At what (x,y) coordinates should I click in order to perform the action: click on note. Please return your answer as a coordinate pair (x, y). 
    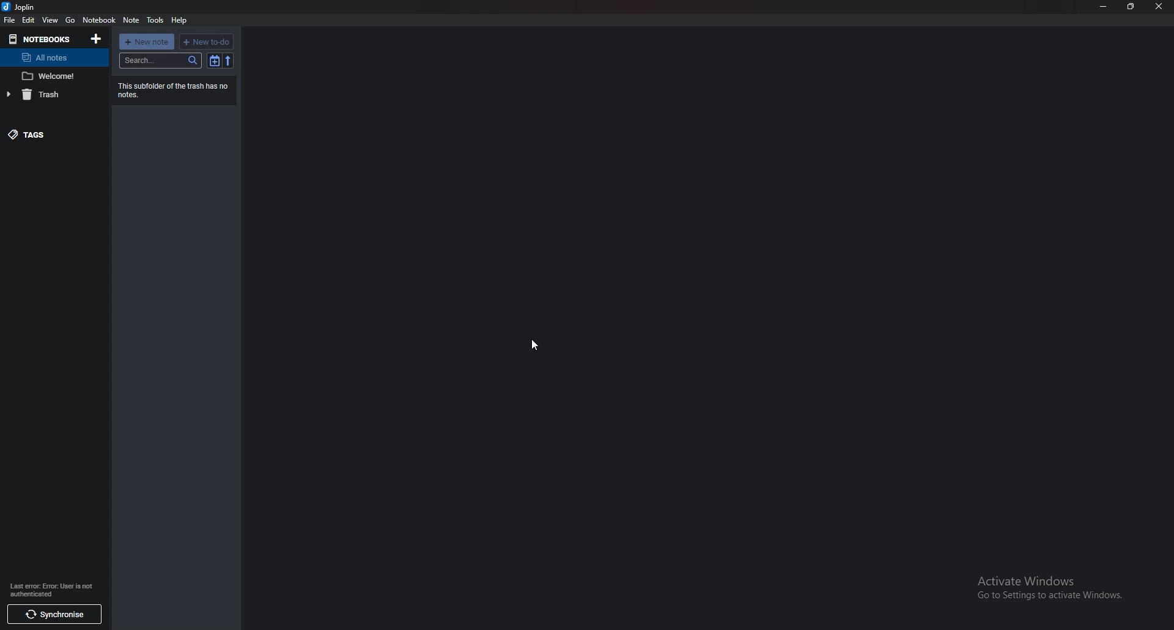
    Looking at the image, I should click on (53, 76).